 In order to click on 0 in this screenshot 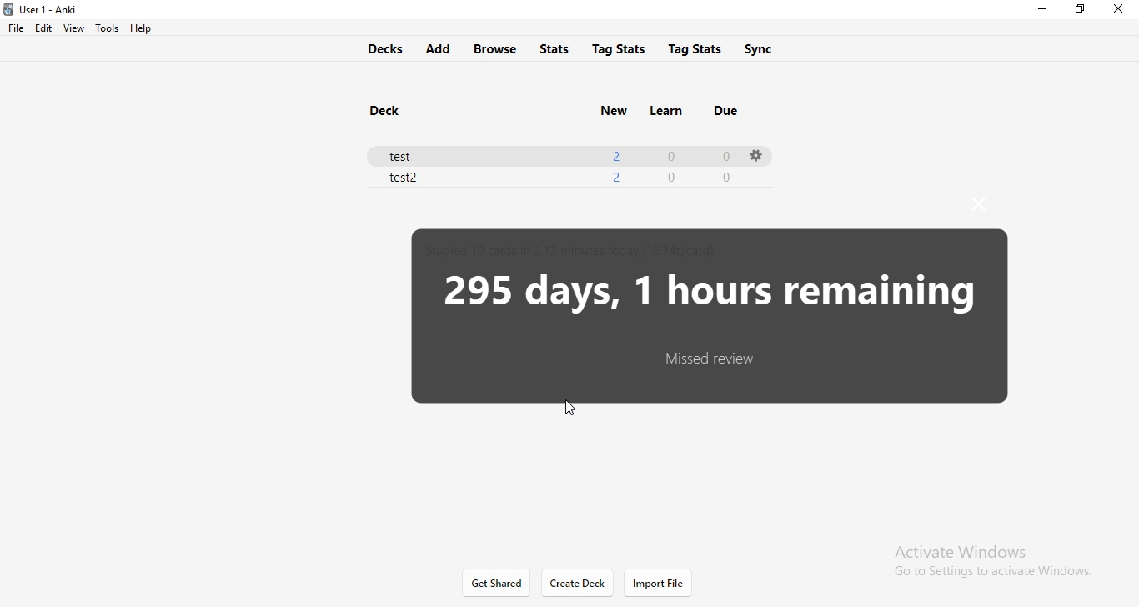, I will do `click(672, 179)`.